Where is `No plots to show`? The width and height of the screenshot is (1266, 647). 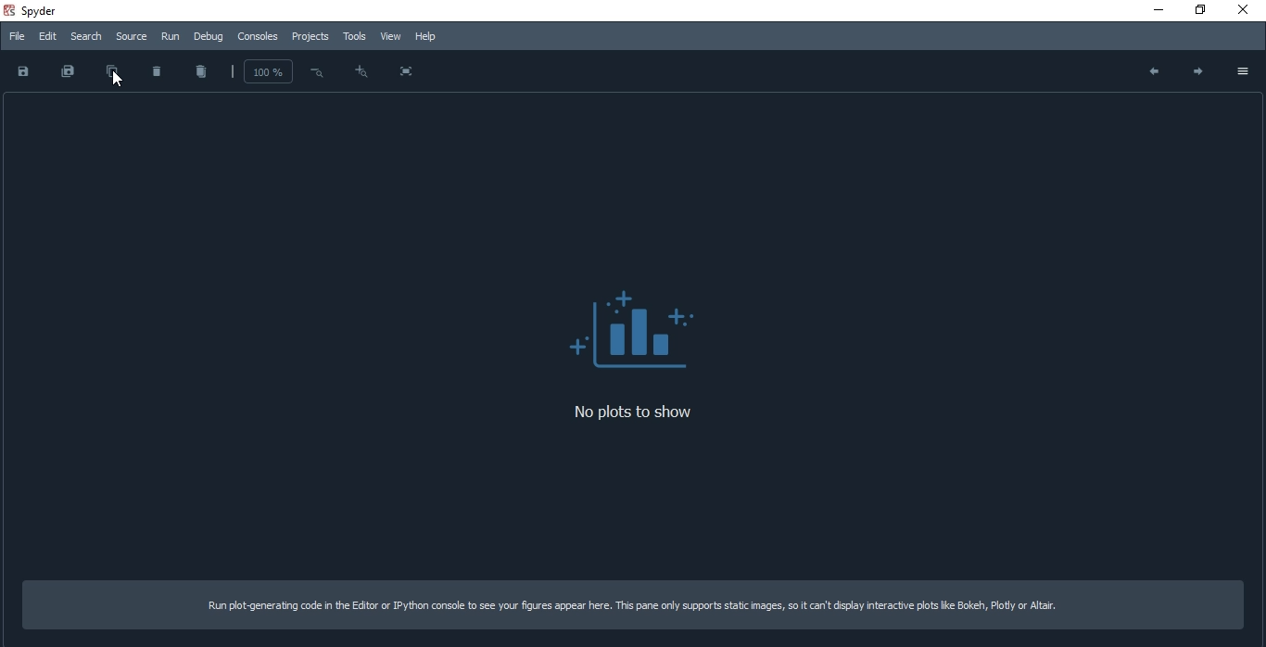
No plots to show is located at coordinates (634, 330).